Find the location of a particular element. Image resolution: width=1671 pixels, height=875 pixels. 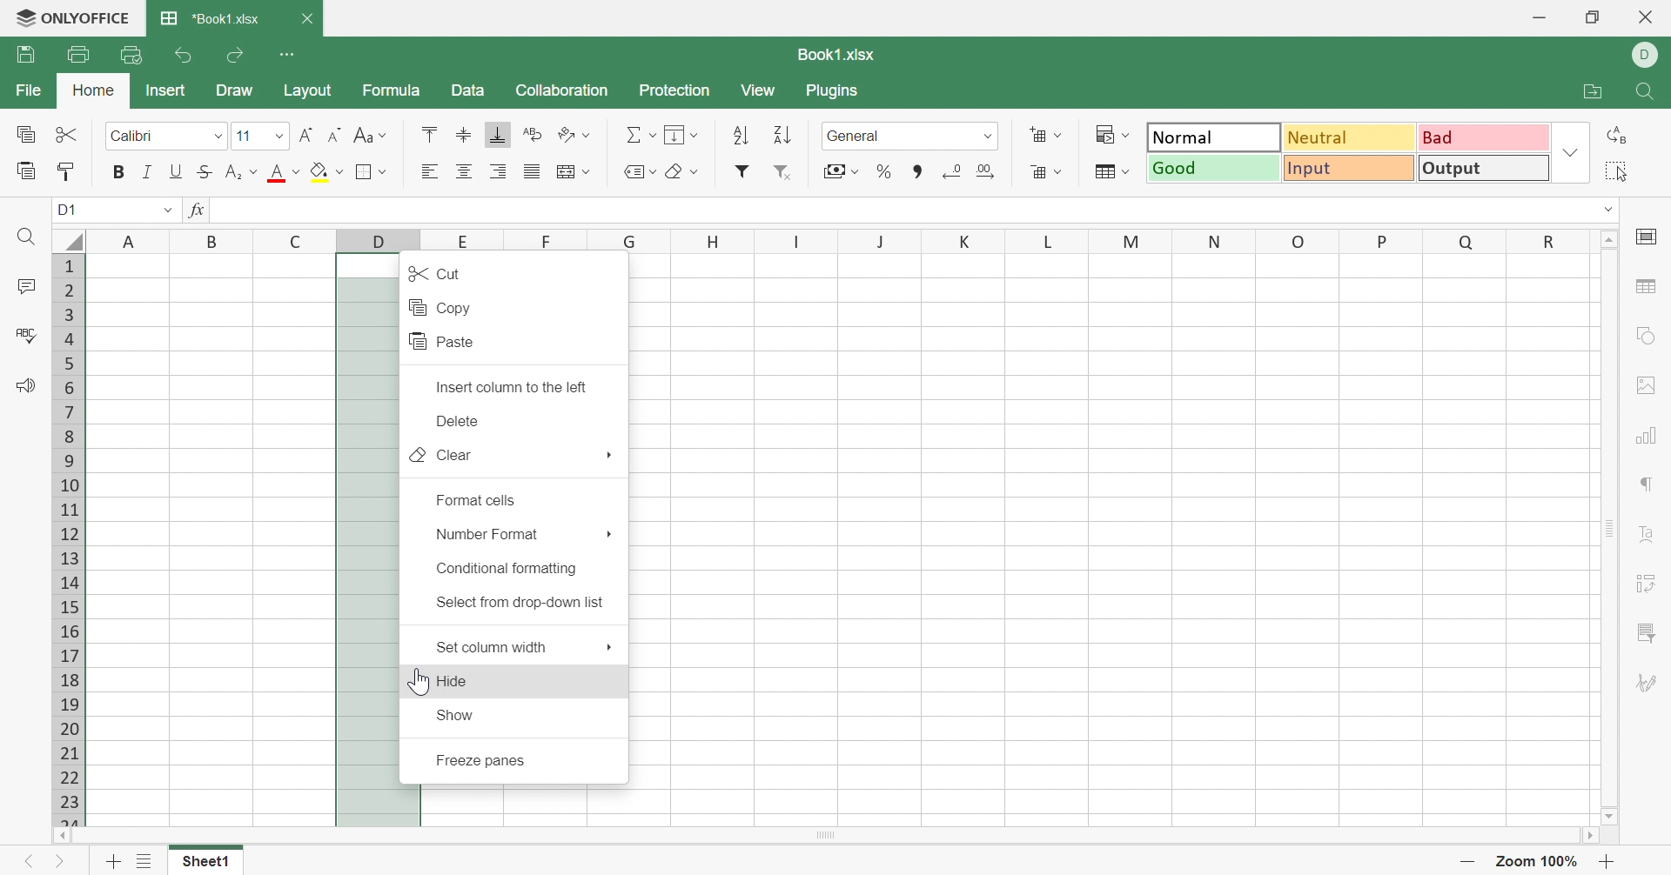

Paste is located at coordinates (22, 172).